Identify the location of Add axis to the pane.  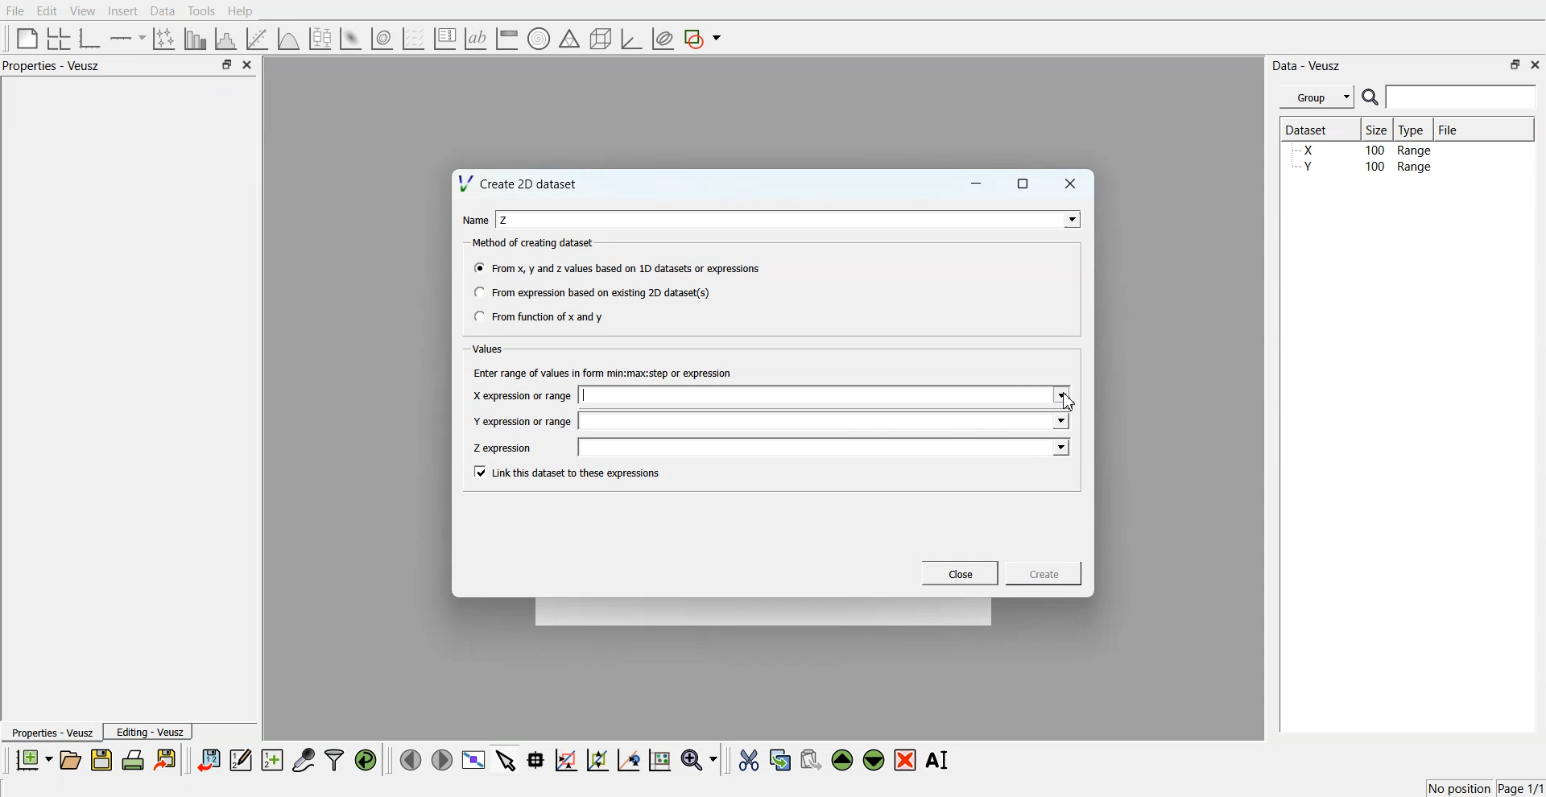
(127, 39).